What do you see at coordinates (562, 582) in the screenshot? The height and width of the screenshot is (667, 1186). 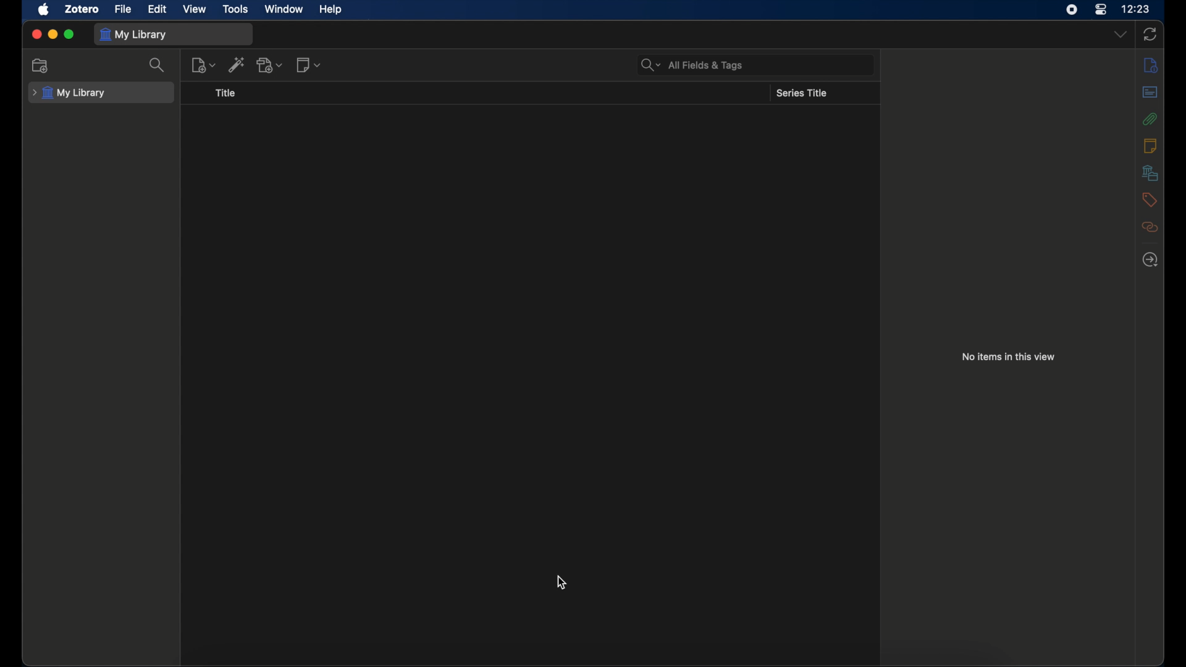 I see `cursor` at bounding box center [562, 582].